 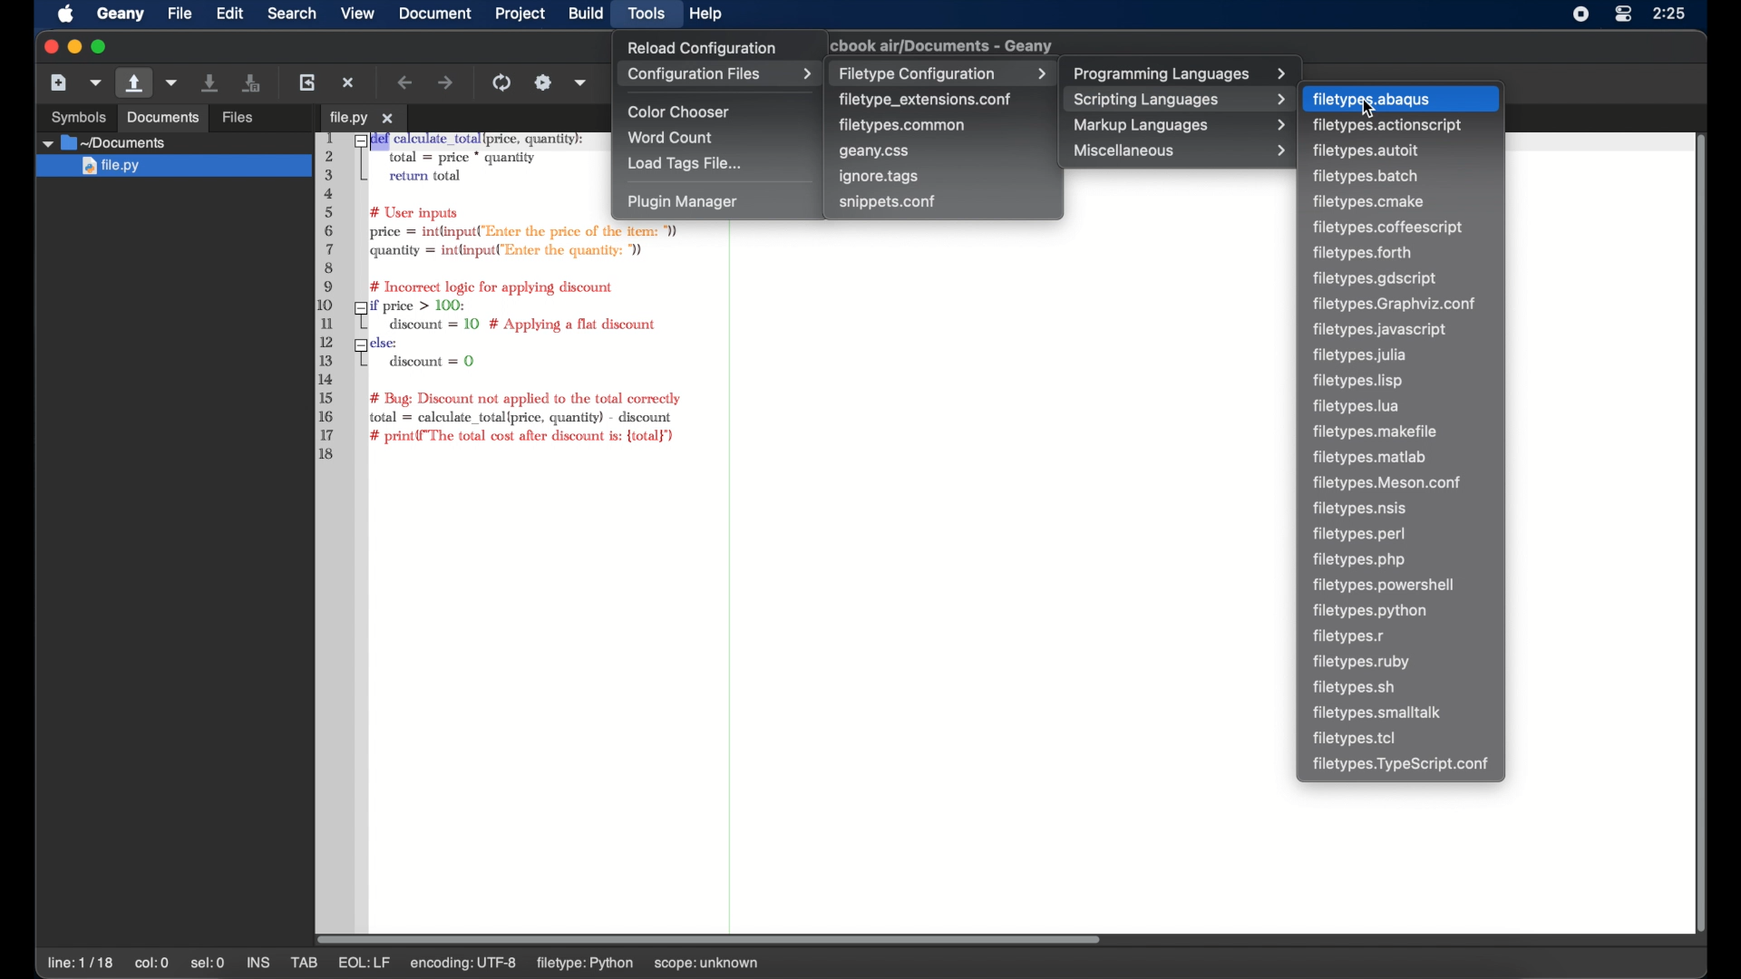 I want to click on filetypes.common, so click(x=904, y=124).